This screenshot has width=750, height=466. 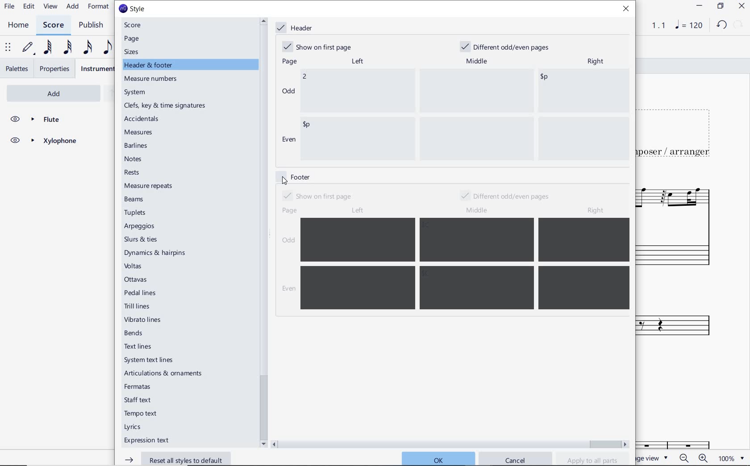 I want to click on middle, so click(x=479, y=211).